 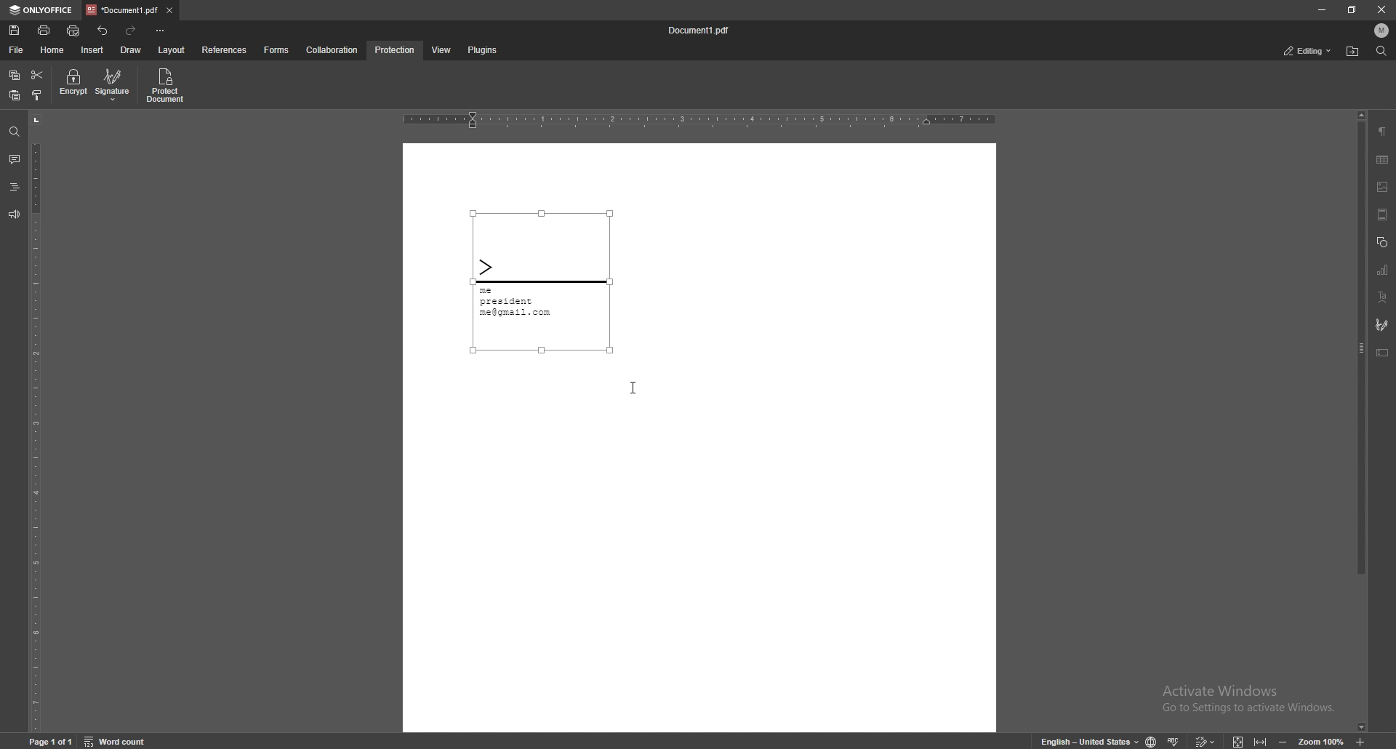 What do you see at coordinates (55, 50) in the screenshot?
I see `home` at bounding box center [55, 50].